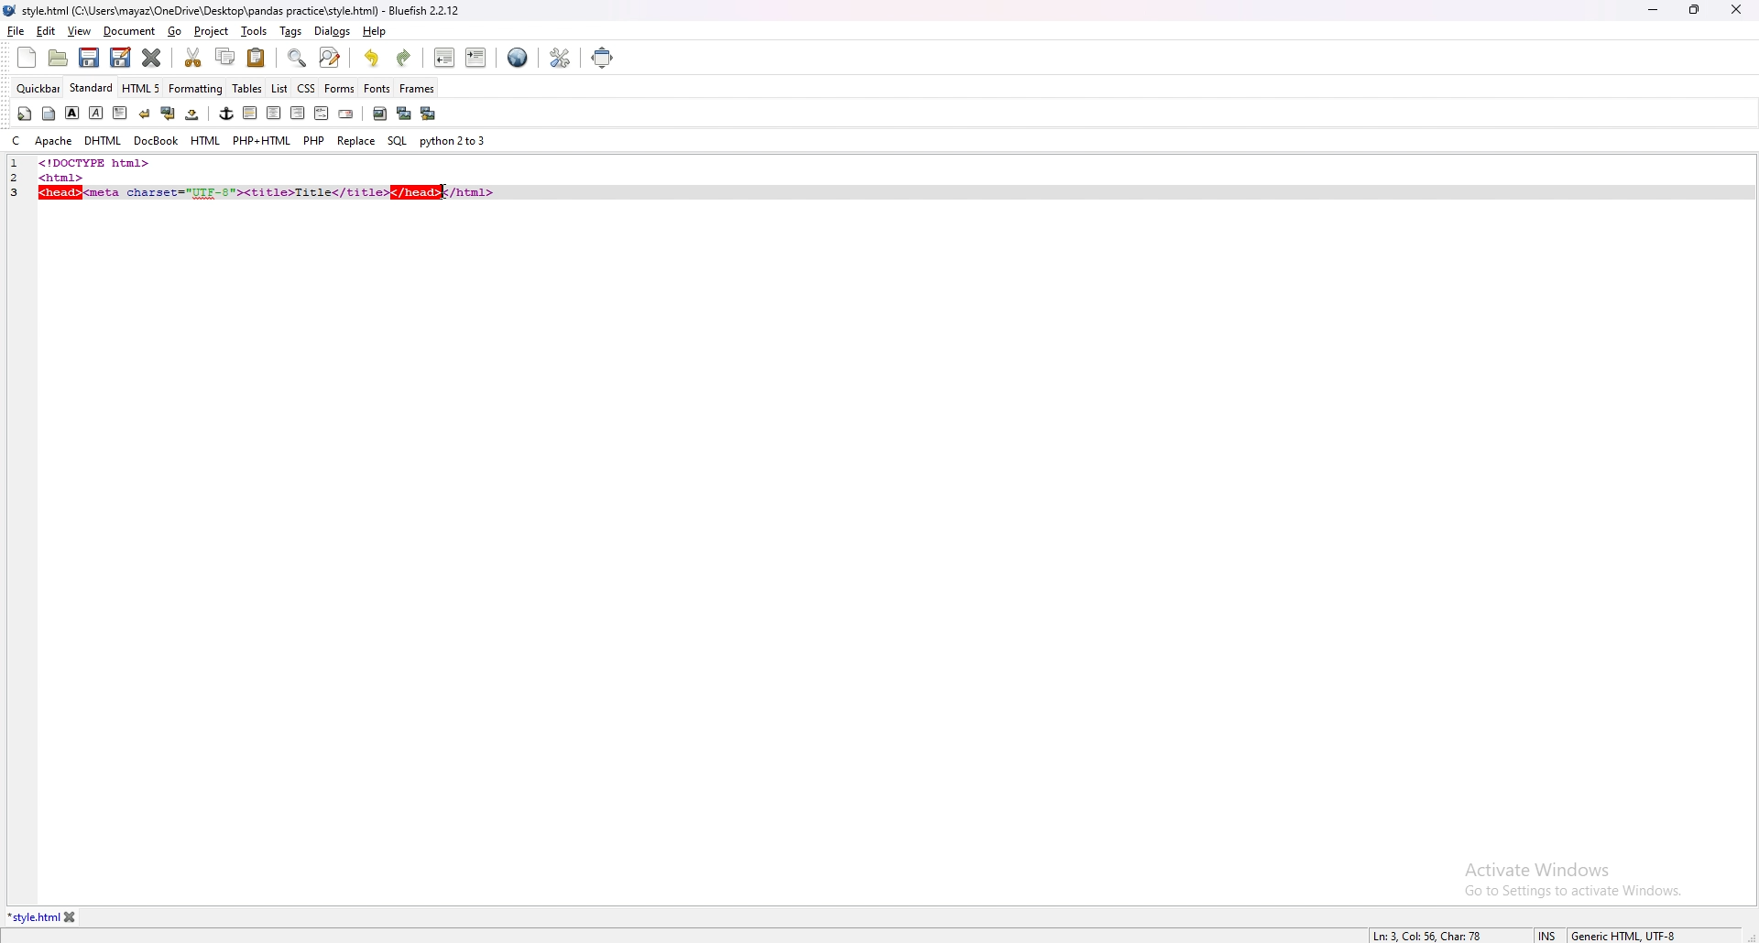 This screenshot has width=1759, height=943. What do you see at coordinates (213, 31) in the screenshot?
I see `project` at bounding box center [213, 31].